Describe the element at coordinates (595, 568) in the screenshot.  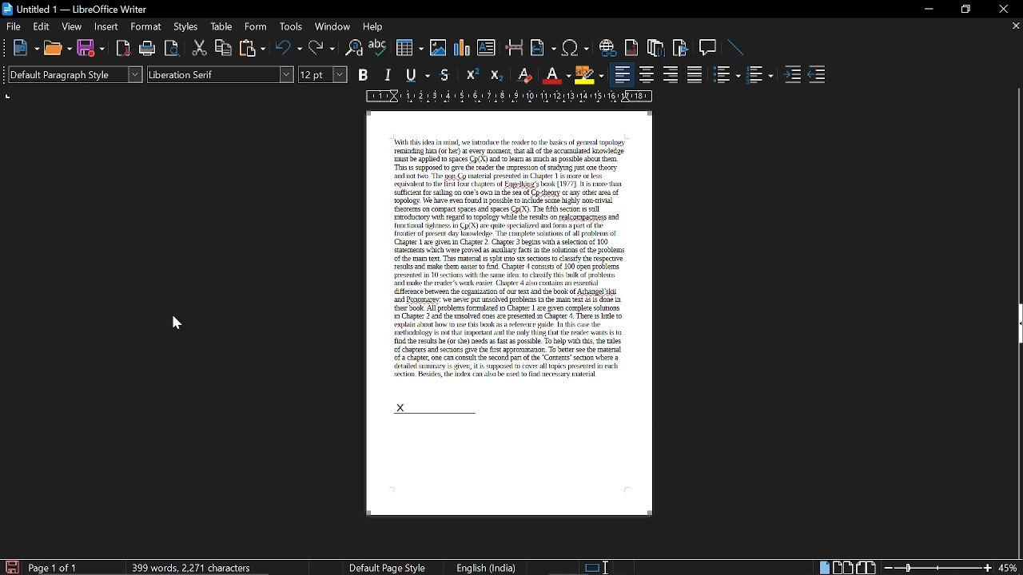
I see `standard selection` at that location.